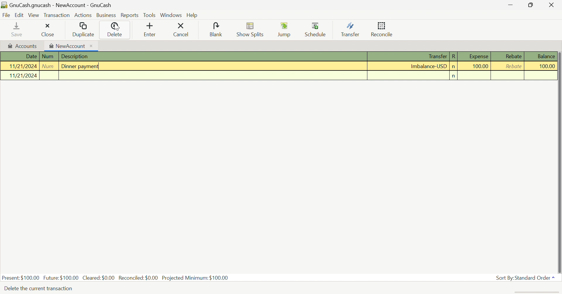  I want to click on Windows, so click(172, 15).